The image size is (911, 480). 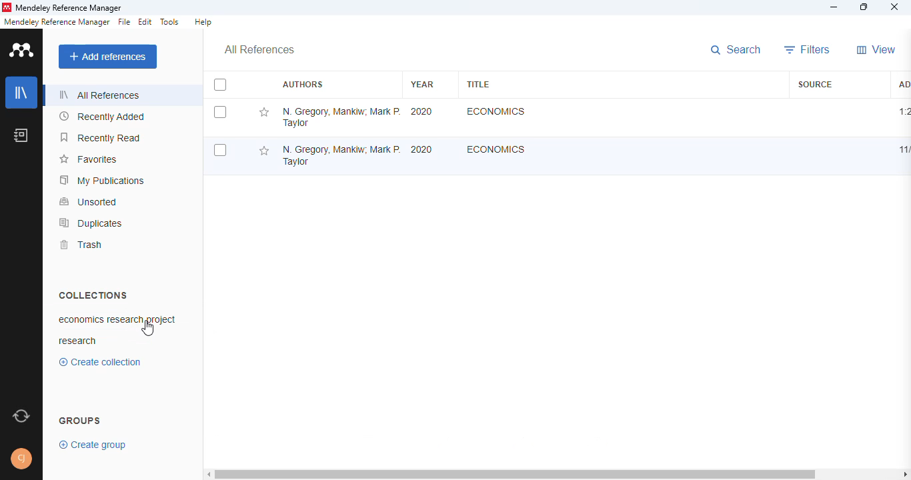 I want to click on logo, so click(x=23, y=49).